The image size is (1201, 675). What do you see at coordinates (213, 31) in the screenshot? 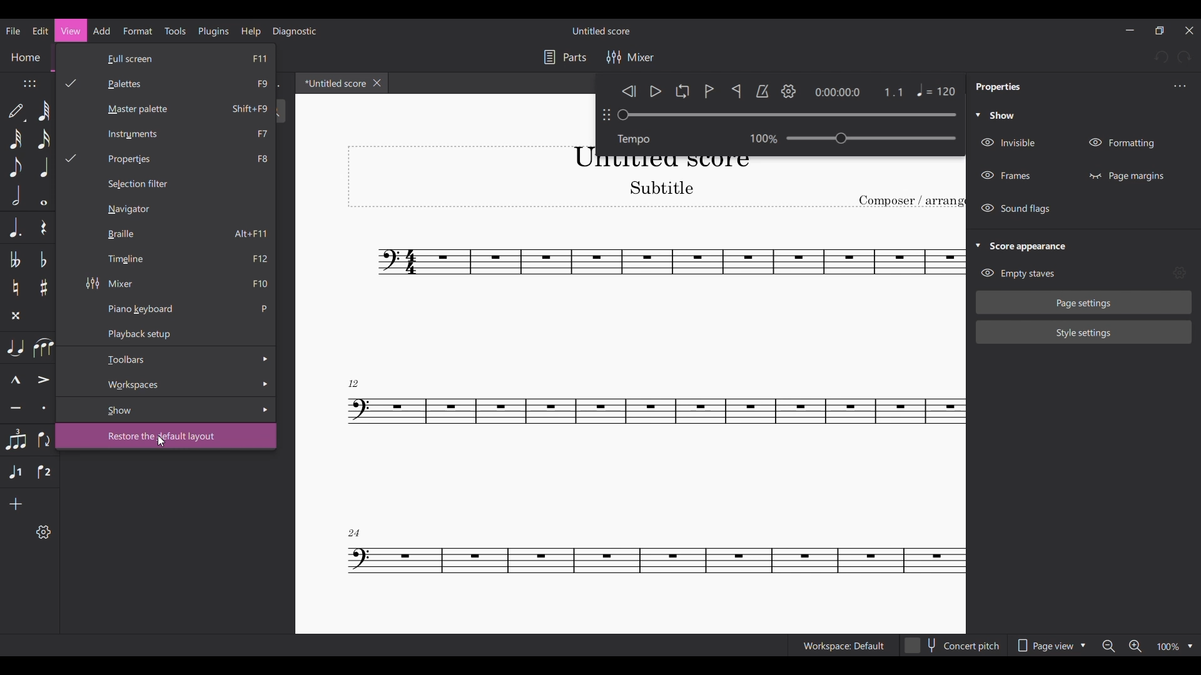
I see `Plugins` at bounding box center [213, 31].